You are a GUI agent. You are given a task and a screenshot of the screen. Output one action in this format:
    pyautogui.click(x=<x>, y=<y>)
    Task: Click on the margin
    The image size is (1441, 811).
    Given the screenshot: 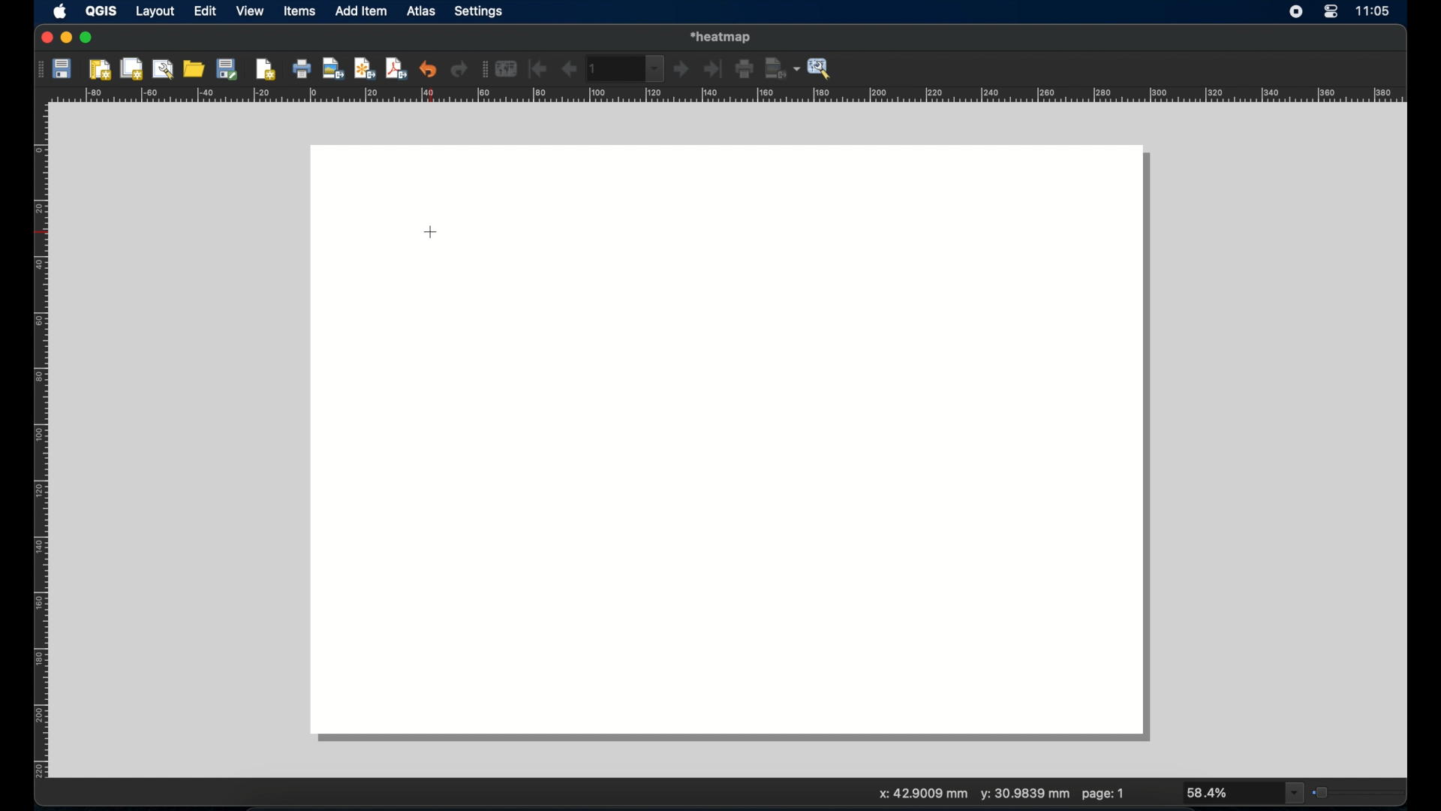 What is the action you would take?
    pyautogui.click(x=730, y=96)
    